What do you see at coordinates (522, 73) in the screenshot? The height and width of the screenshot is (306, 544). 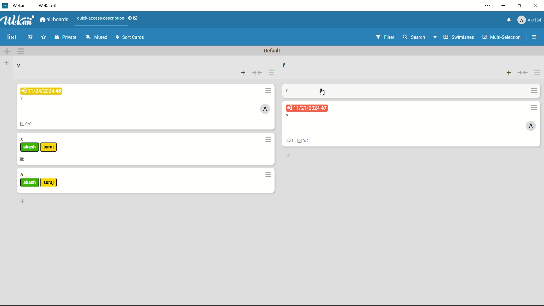 I see `collapse` at bounding box center [522, 73].